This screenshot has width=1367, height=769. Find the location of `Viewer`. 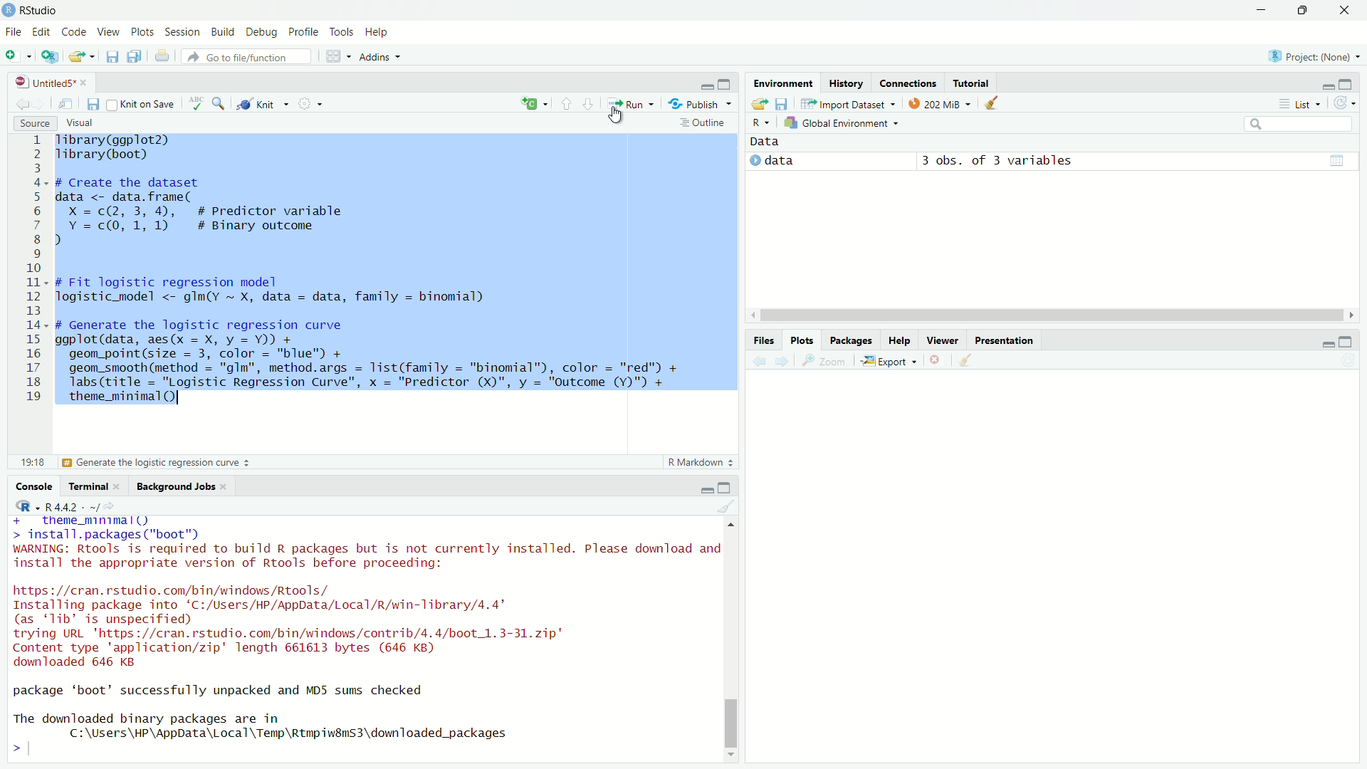

Viewer is located at coordinates (943, 339).